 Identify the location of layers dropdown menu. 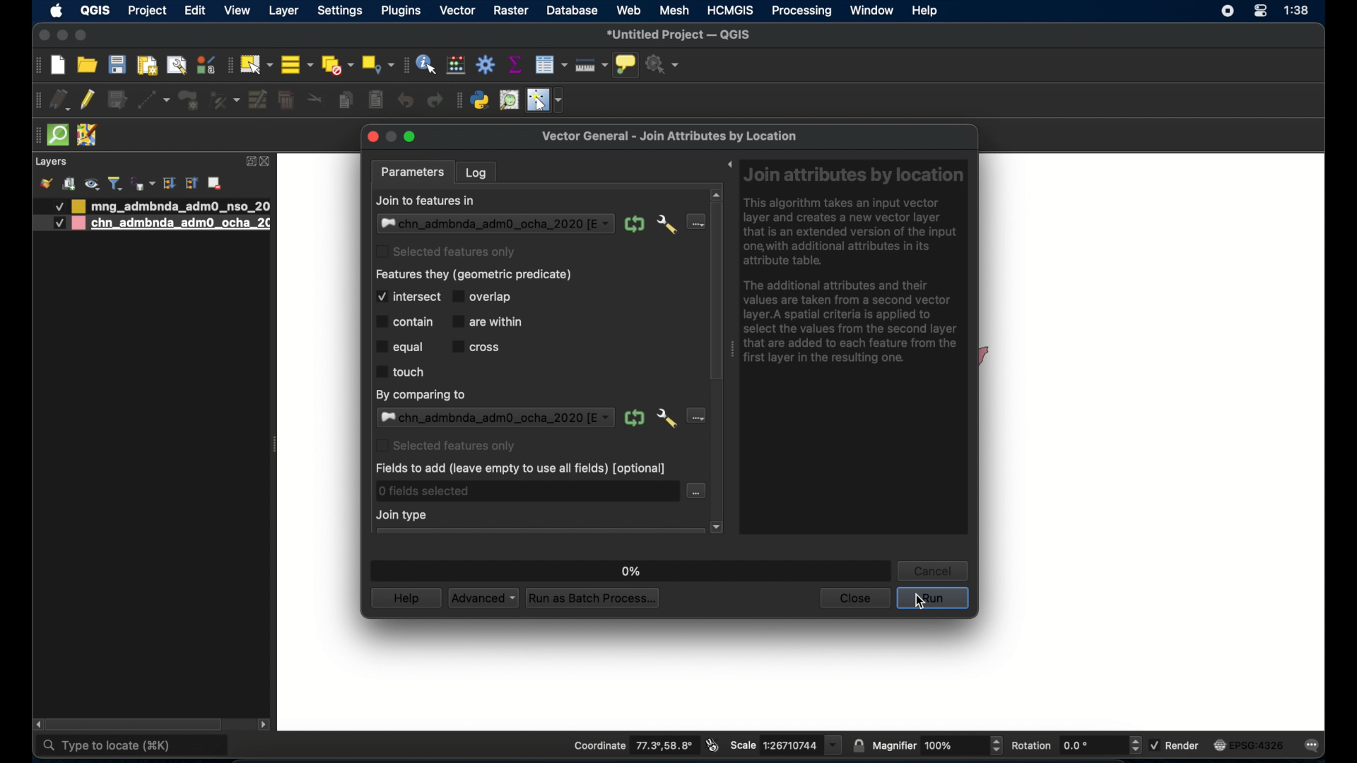
(496, 418).